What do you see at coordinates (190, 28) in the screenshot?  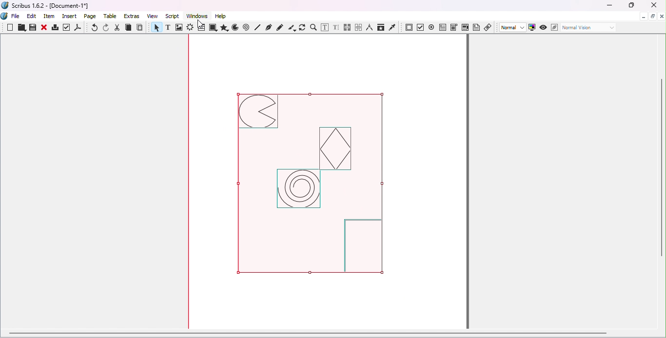 I see `Render frame` at bounding box center [190, 28].